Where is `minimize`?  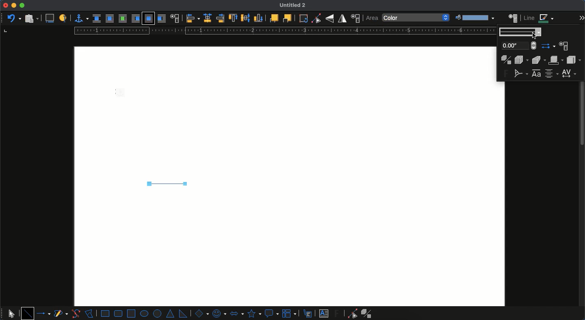
minimize is located at coordinates (14, 5).